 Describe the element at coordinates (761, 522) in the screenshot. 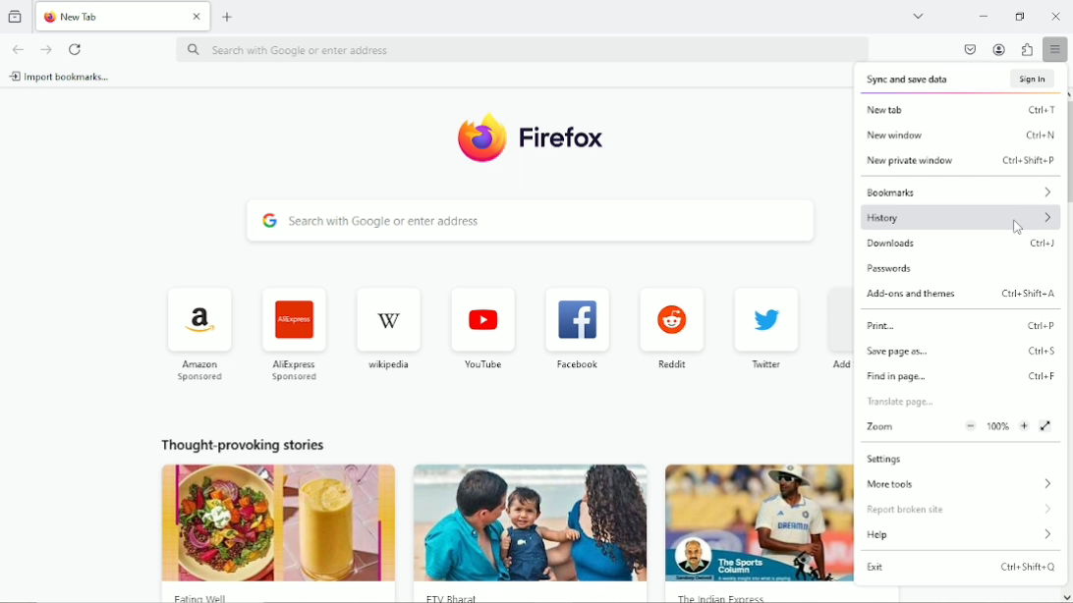

I see `image` at that location.